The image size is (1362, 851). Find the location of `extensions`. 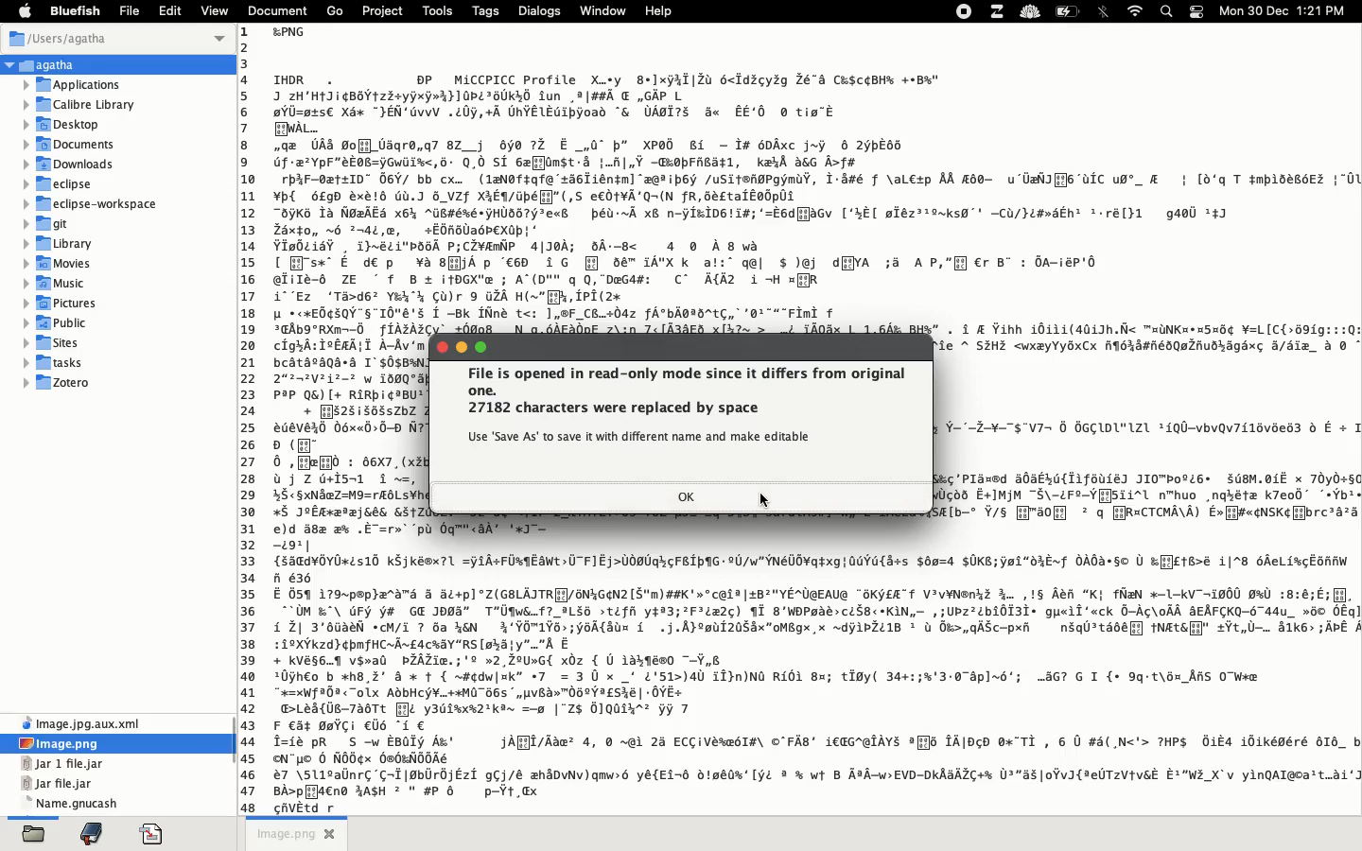

extensions is located at coordinates (999, 11).